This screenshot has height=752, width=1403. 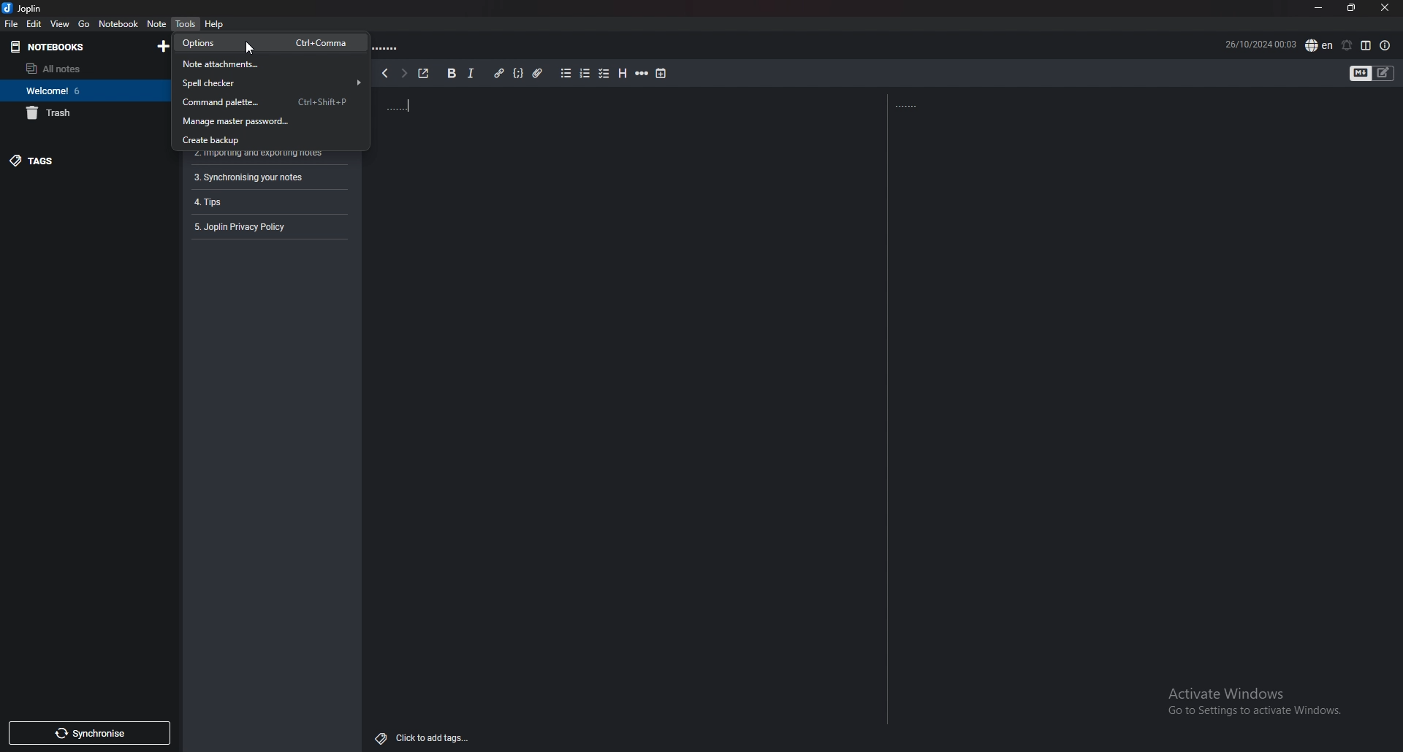 I want to click on edit, so click(x=34, y=24).